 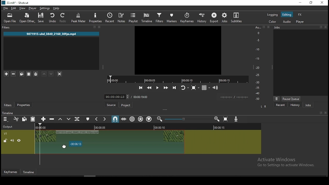 What do you see at coordinates (78, 18) in the screenshot?
I see `peak meter` at bounding box center [78, 18].